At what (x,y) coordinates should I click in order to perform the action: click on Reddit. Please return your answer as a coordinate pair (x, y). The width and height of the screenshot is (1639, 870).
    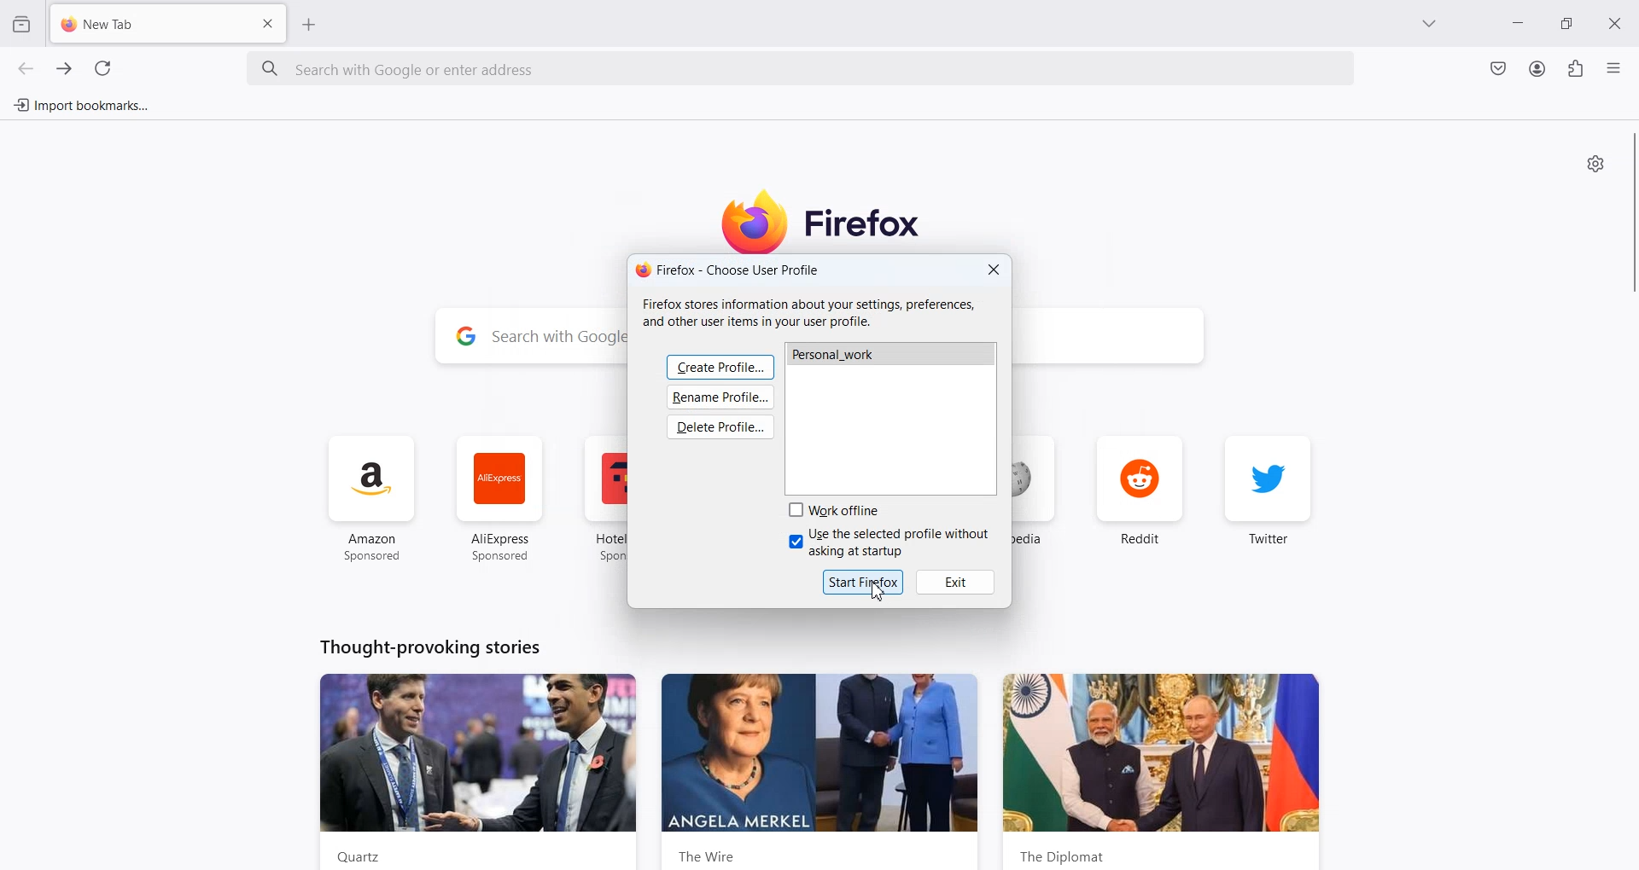
    Looking at the image, I should click on (1140, 496).